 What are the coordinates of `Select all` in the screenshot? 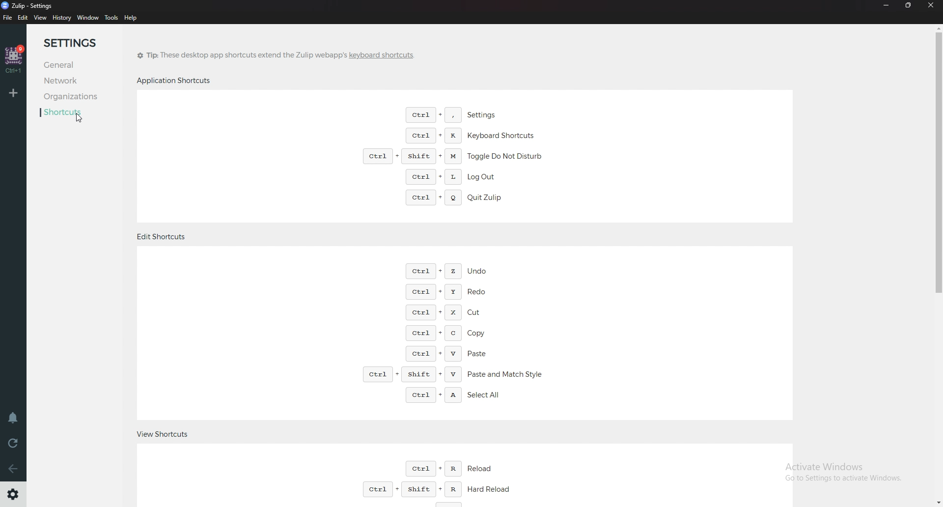 It's located at (458, 394).